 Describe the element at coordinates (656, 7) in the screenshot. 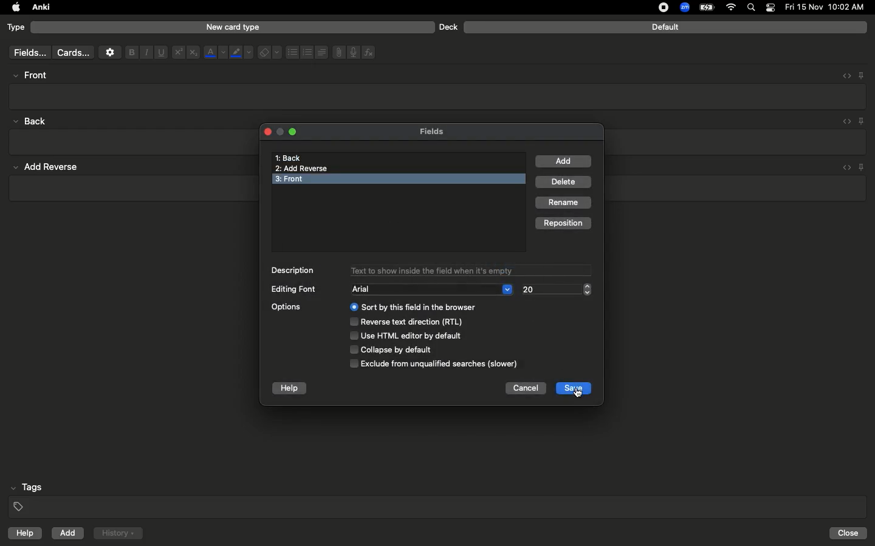

I see `recording` at that location.